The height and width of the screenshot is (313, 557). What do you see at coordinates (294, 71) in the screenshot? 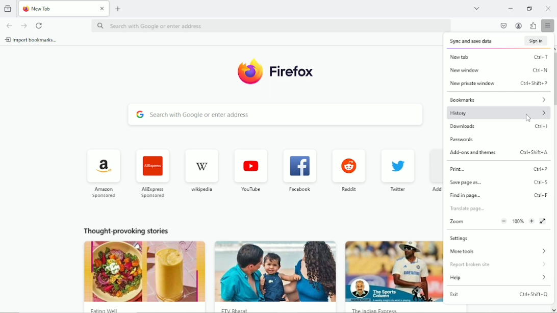
I see `Firefox` at bounding box center [294, 71].